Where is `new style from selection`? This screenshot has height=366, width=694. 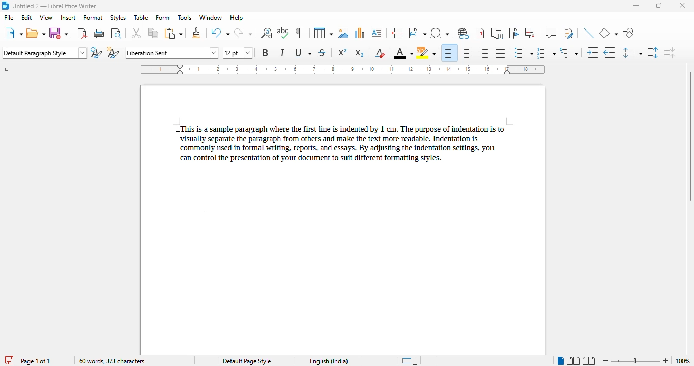
new style from selection is located at coordinates (113, 52).